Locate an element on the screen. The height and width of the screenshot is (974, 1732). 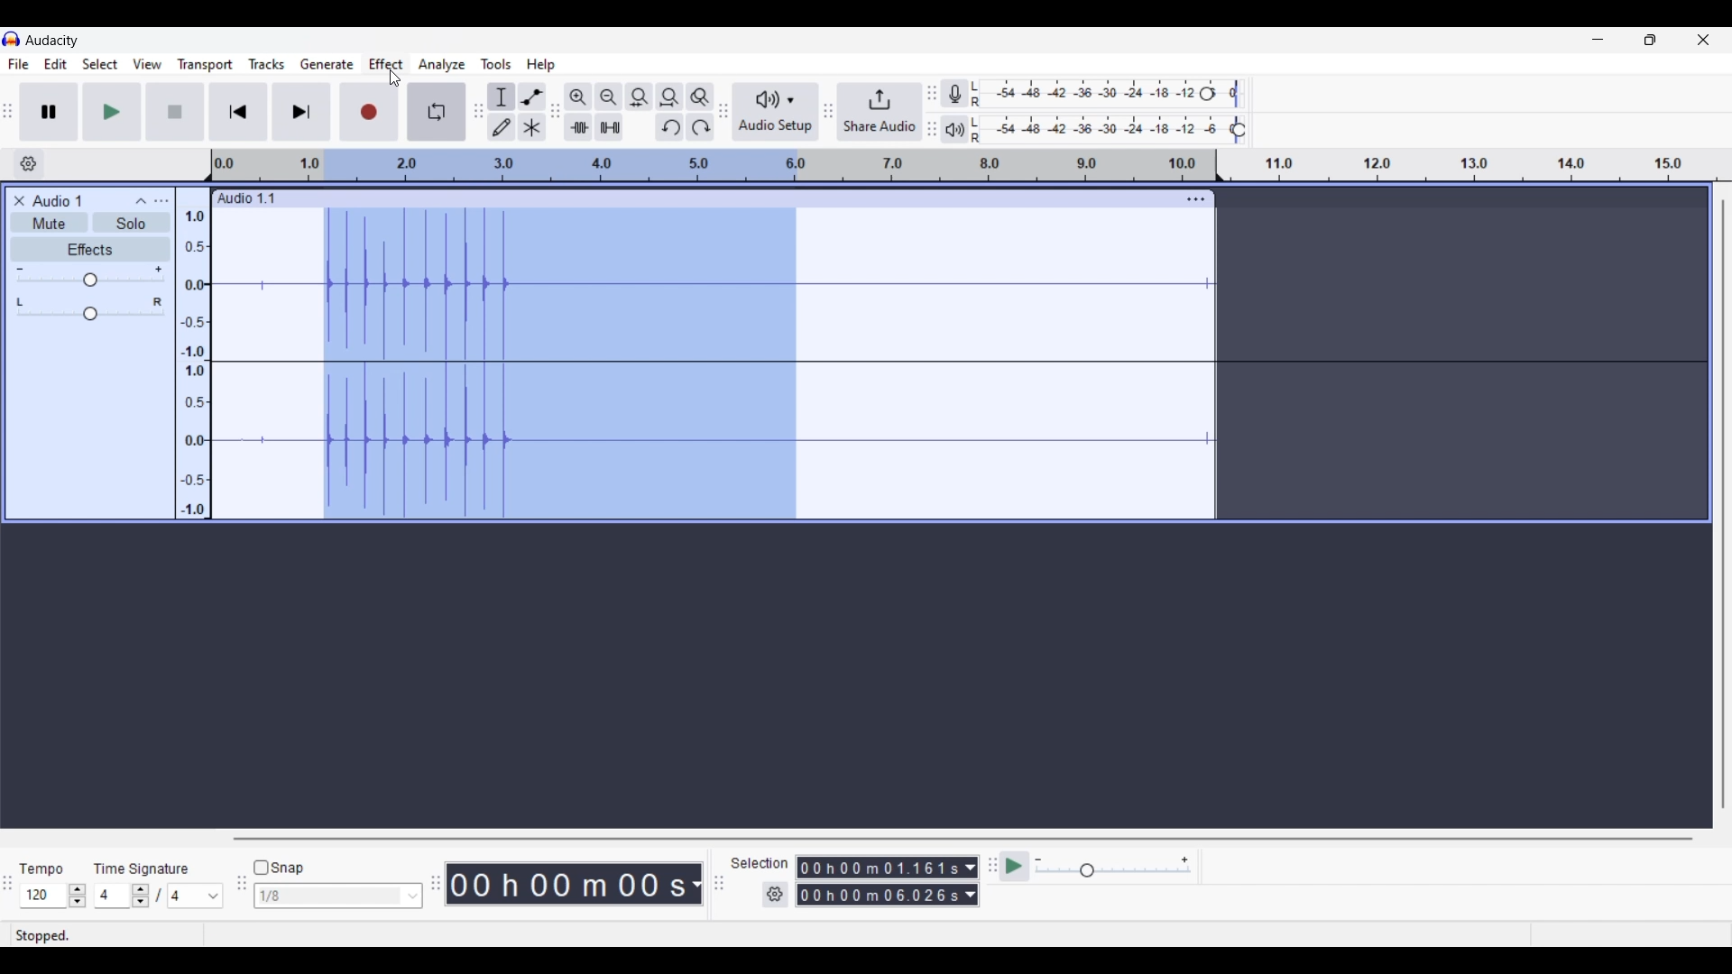
Time signature options is located at coordinates (197, 896).